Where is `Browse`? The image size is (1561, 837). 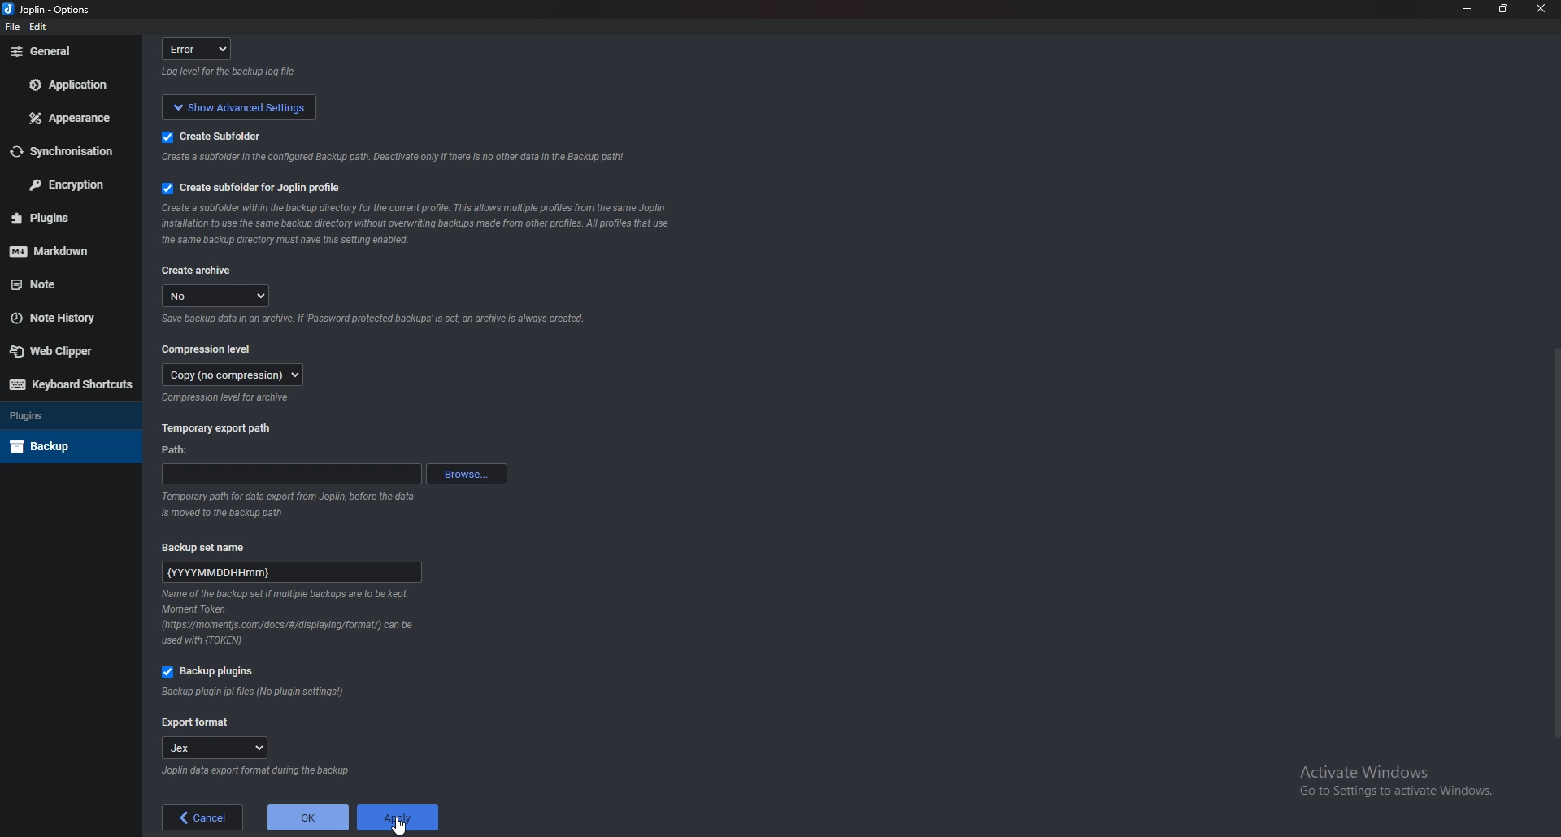 Browse is located at coordinates (467, 472).